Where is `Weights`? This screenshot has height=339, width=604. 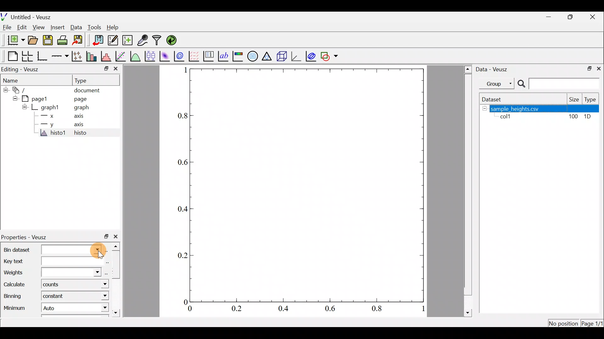 Weights is located at coordinates (51, 271).